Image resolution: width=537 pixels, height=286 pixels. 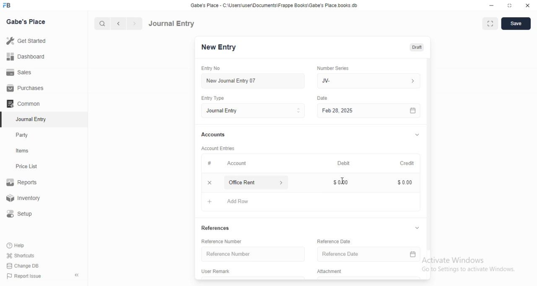 I want to click on ‘Change DB, so click(x=23, y=266).